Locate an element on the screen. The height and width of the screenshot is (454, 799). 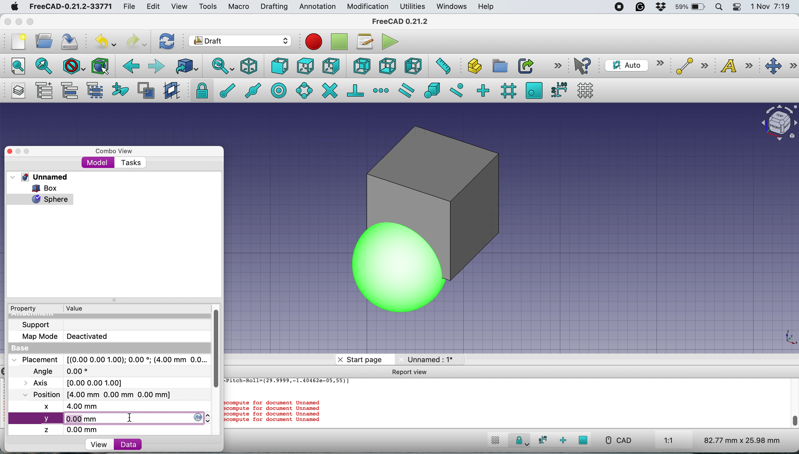
y axis changer is located at coordinates (199, 417).